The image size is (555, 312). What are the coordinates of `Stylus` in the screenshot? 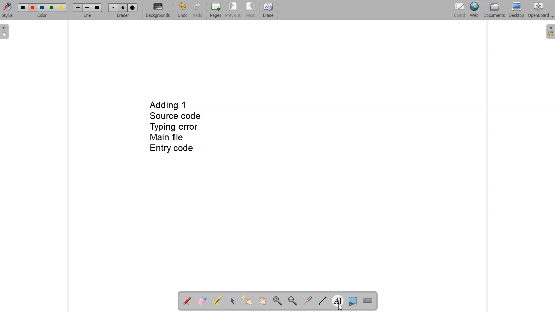 It's located at (8, 11).